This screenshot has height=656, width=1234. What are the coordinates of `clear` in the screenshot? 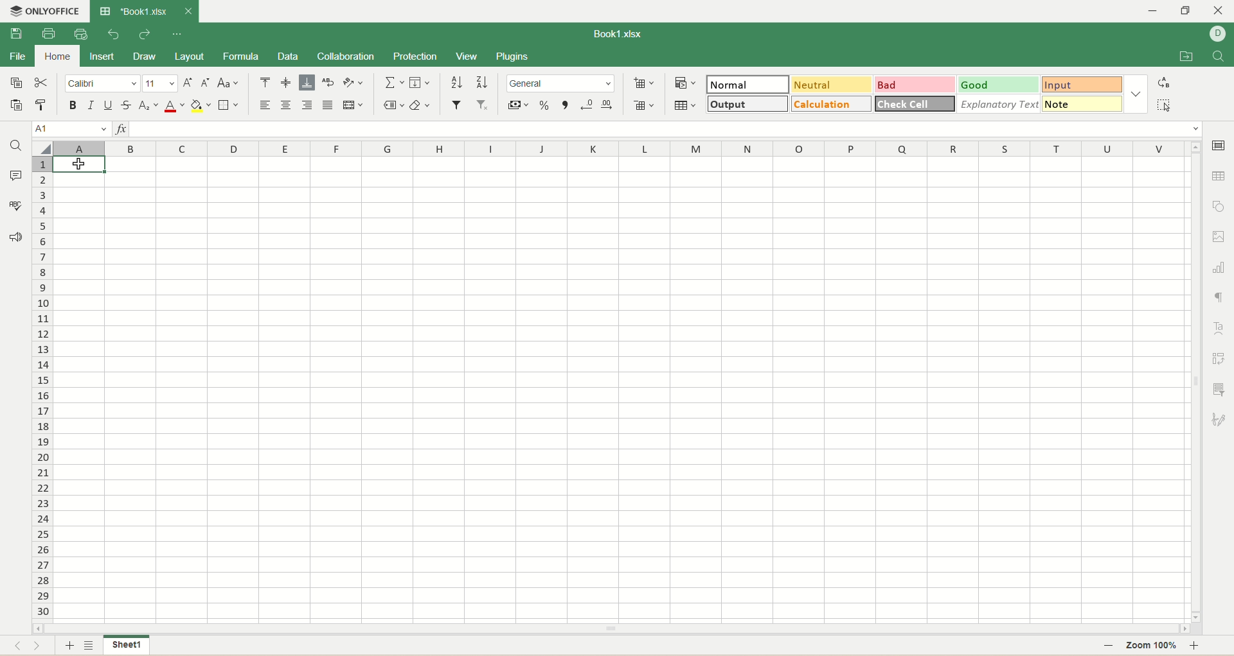 It's located at (420, 105).